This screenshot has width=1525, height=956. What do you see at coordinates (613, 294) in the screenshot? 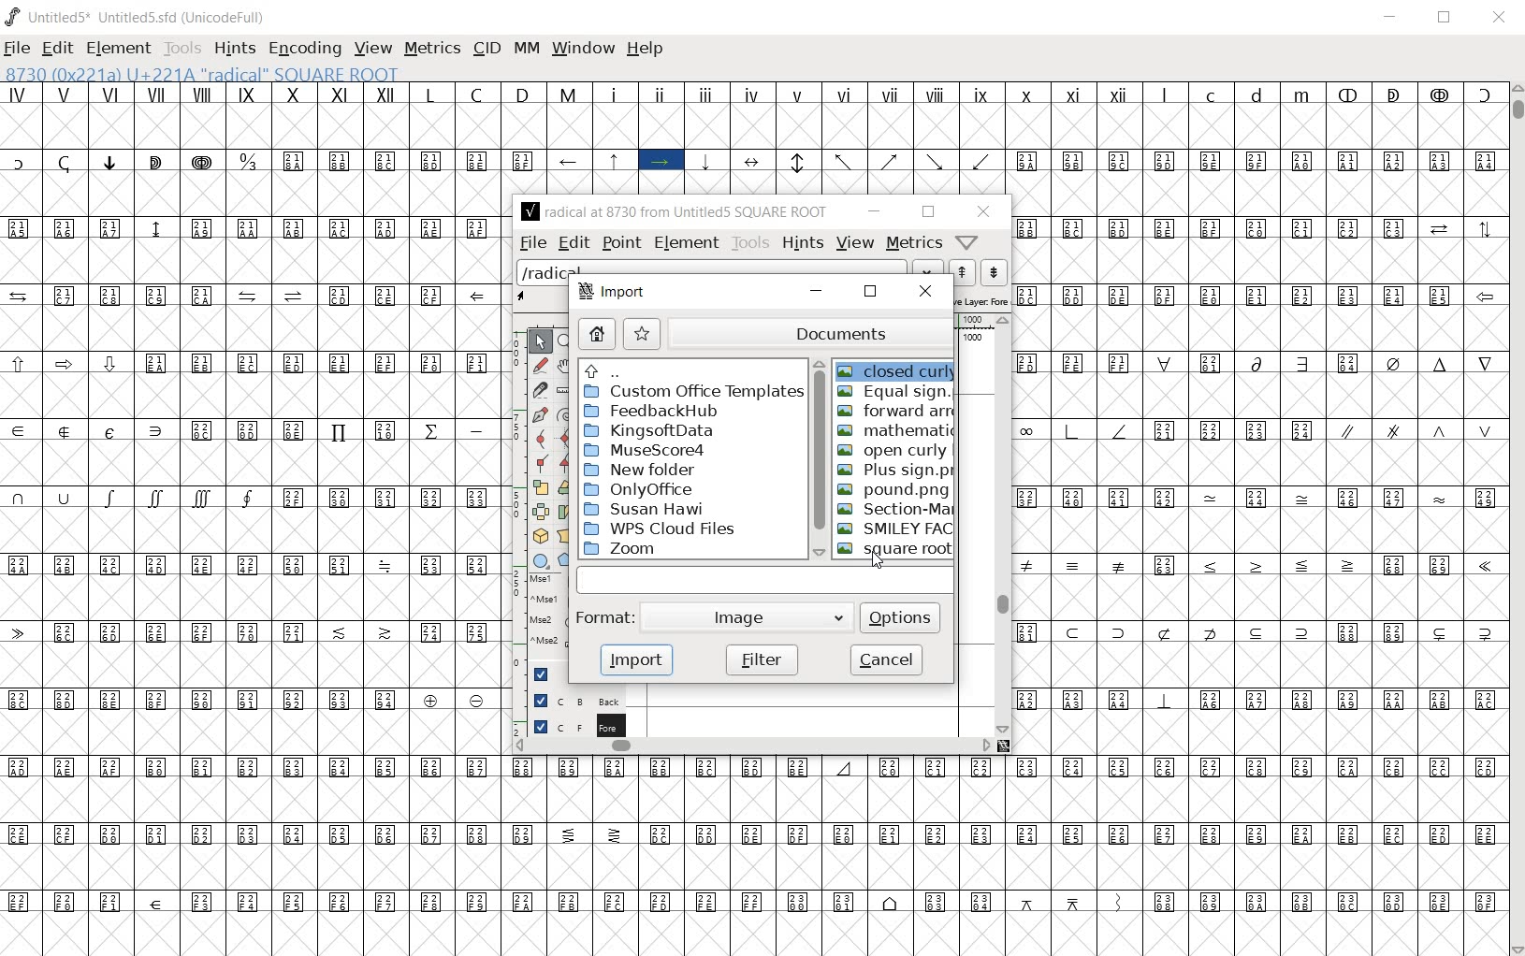
I see `Import` at bounding box center [613, 294].